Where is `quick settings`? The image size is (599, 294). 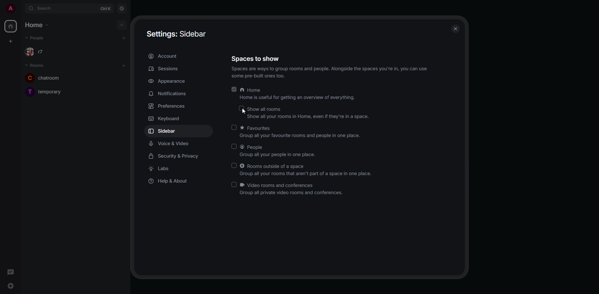 quick settings is located at coordinates (10, 286).